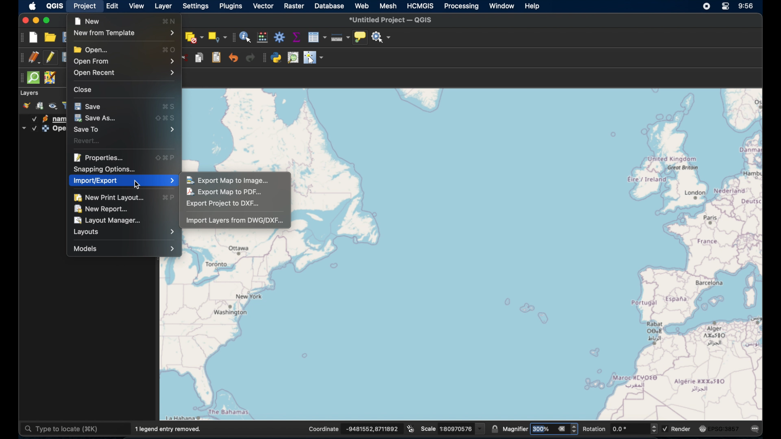 The image size is (781, 439). What do you see at coordinates (726, 6) in the screenshot?
I see `control center` at bounding box center [726, 6].